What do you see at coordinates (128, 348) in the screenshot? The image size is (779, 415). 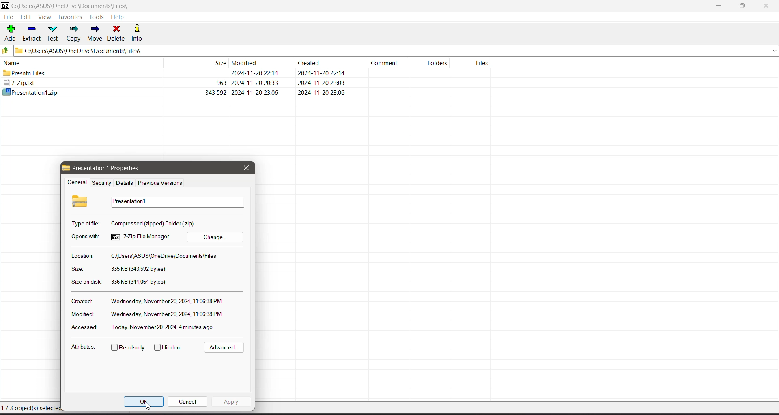 I see `Read-only - Click to enable/disable` at bounding box center [128, 348].